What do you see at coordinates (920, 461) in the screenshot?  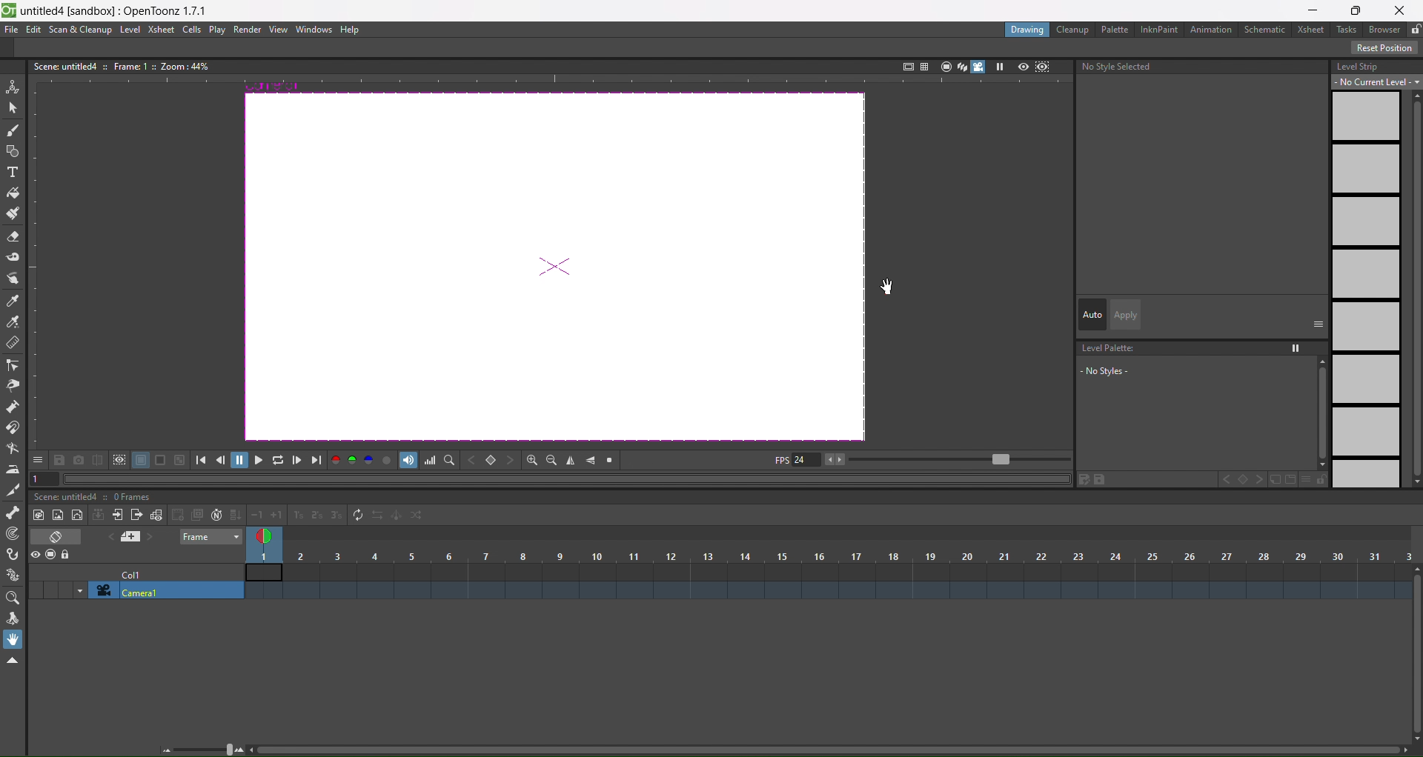 I see `FPS ` at bounding box center [920, 461].